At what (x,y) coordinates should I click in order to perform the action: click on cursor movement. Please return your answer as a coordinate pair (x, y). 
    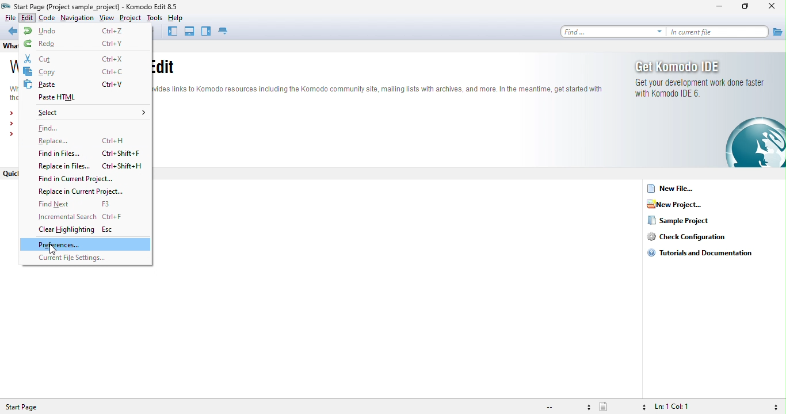
    Looking at the image, I should click on (53, 250).